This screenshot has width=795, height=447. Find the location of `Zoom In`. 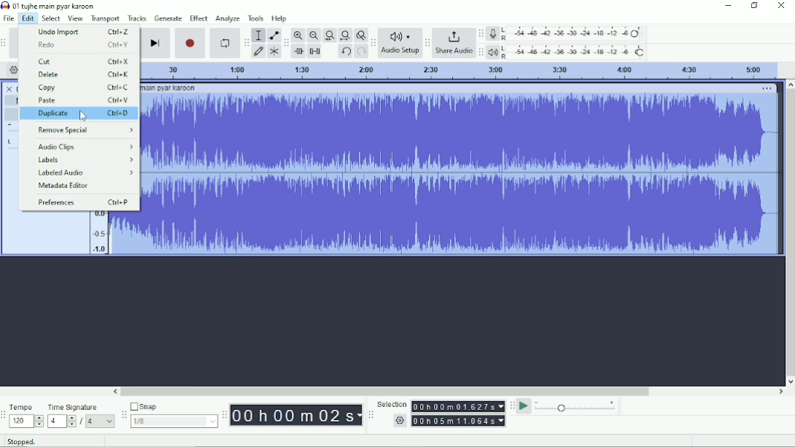

Zoom In is located at coordinates (298, 35).